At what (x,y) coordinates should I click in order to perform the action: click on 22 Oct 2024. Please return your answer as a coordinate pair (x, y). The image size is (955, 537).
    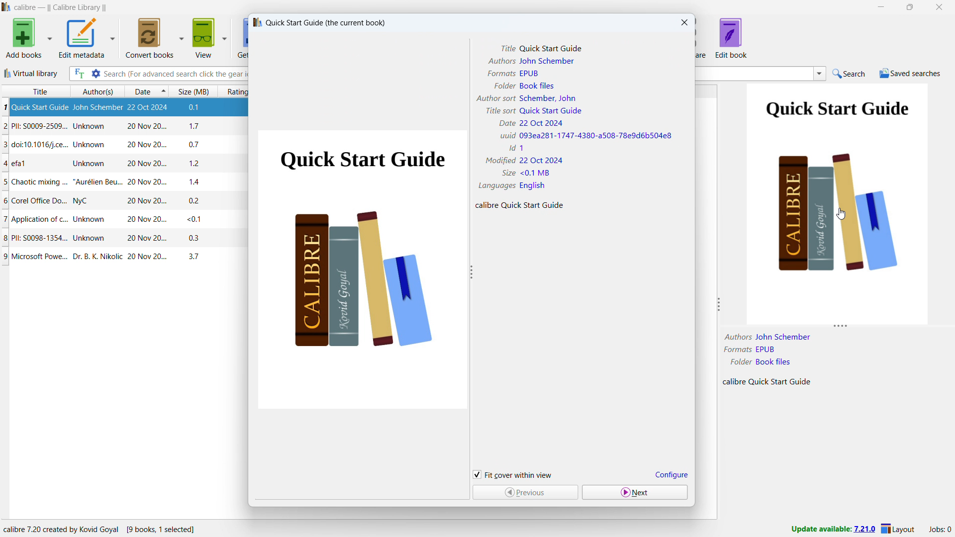
    Looking at the image, I should click on (541, 123).